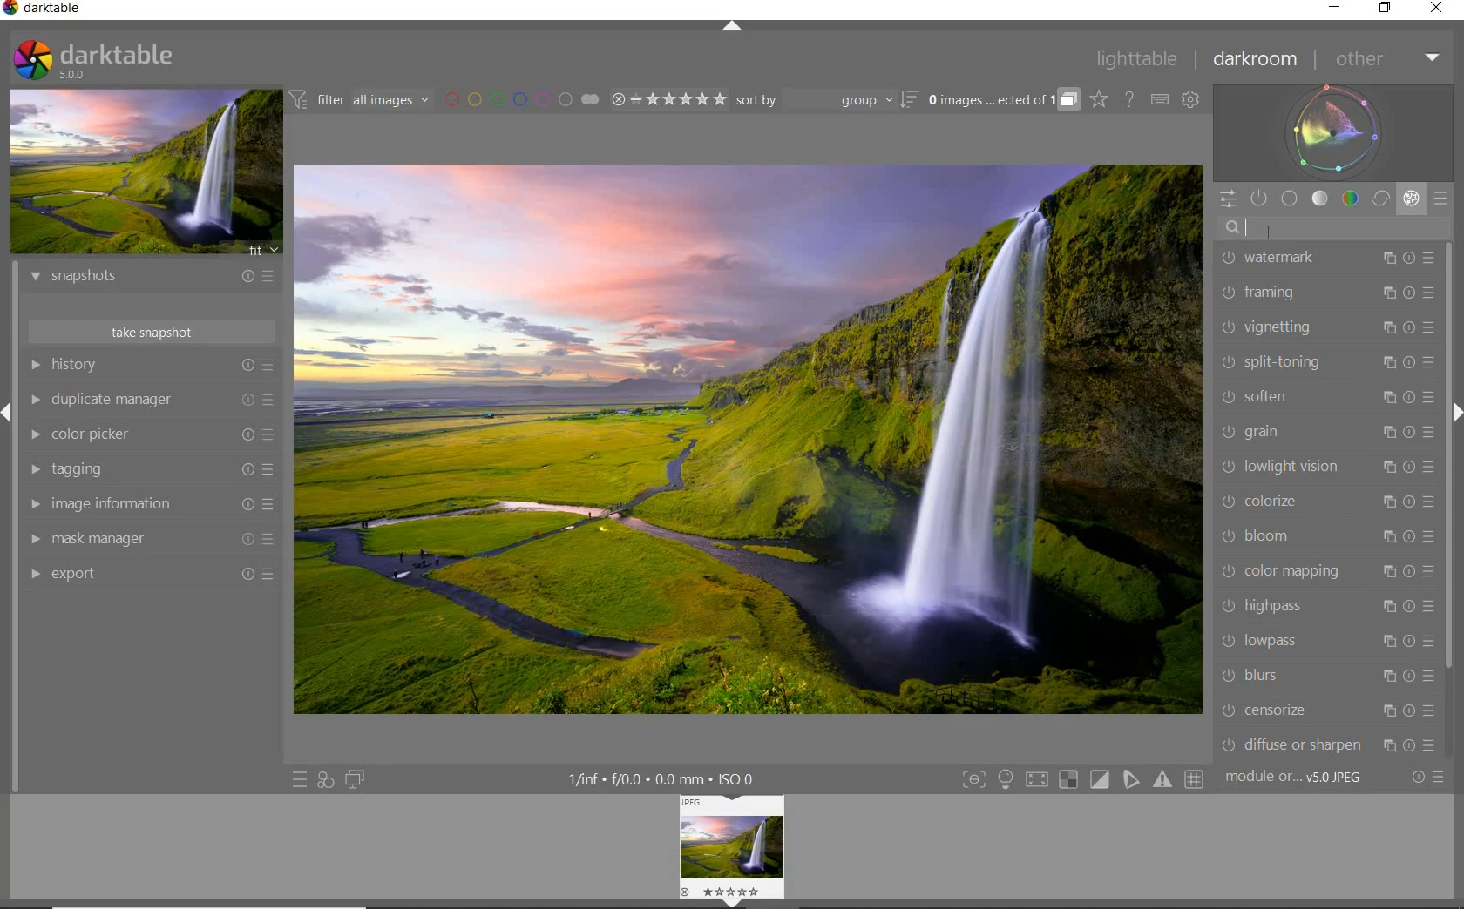 The image size is (1464, 909). Describe the element at coordinates (153, 576) in the screenshot. I see `export` at that location.